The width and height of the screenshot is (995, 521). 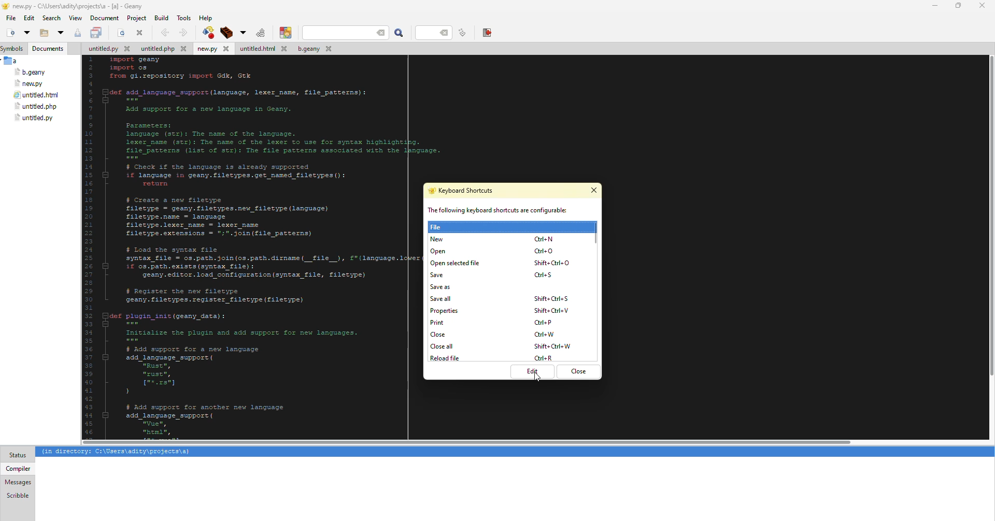 What do you see at coordinates (41, 34) in the screenshot?
I see `open` at bounding box center [41, 34].